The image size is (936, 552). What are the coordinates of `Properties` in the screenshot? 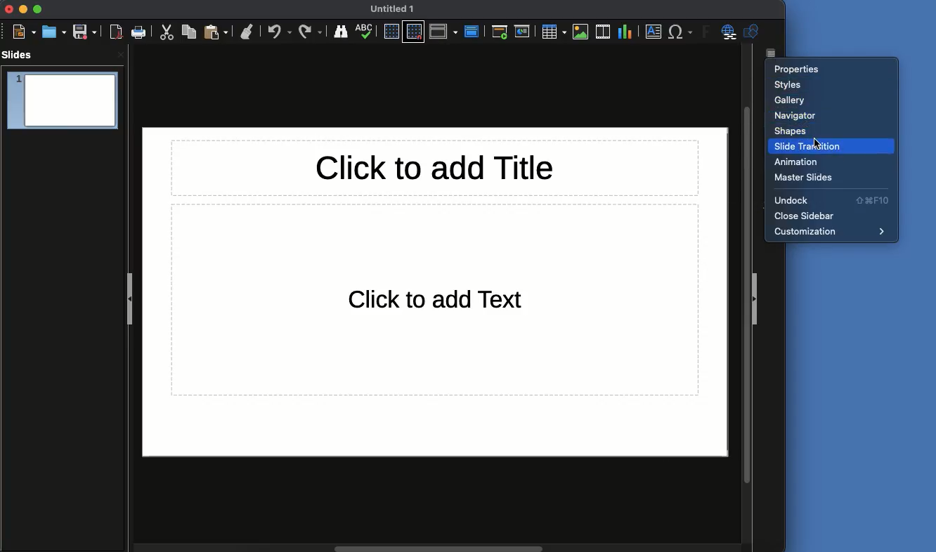 It's located at (801, 71).